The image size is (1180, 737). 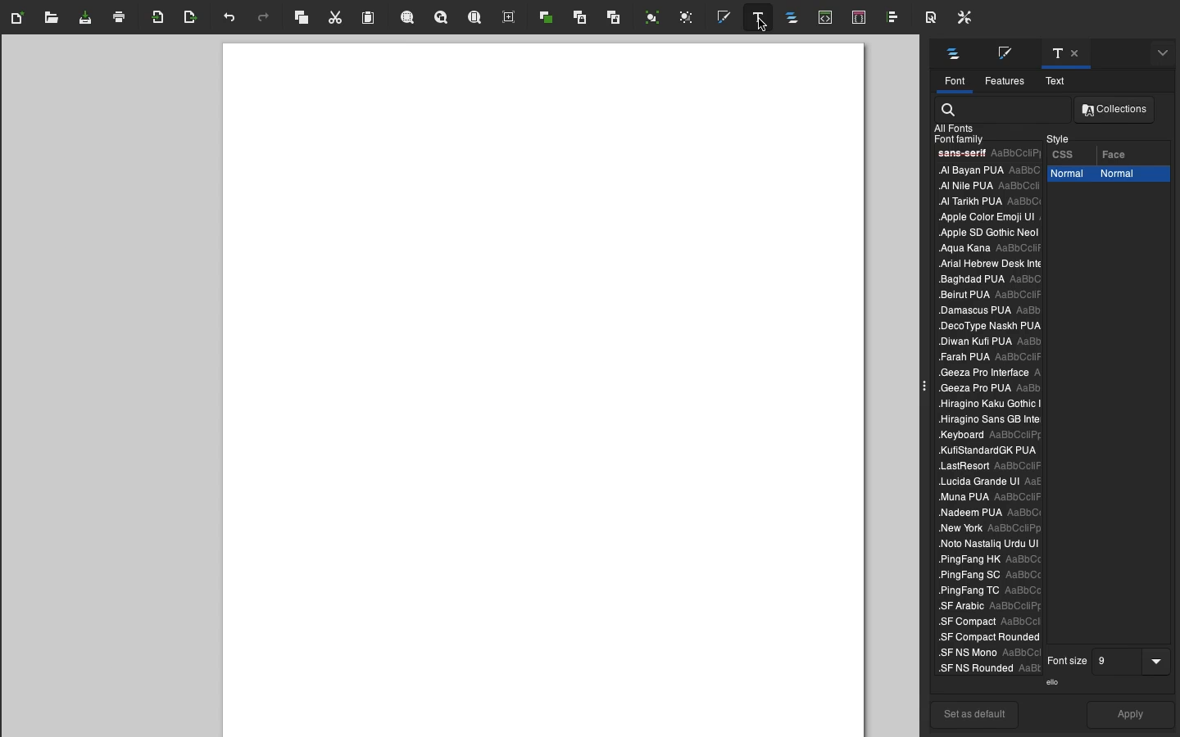 I want to click on .Nadeem PUA, so click(x=986, y=513).